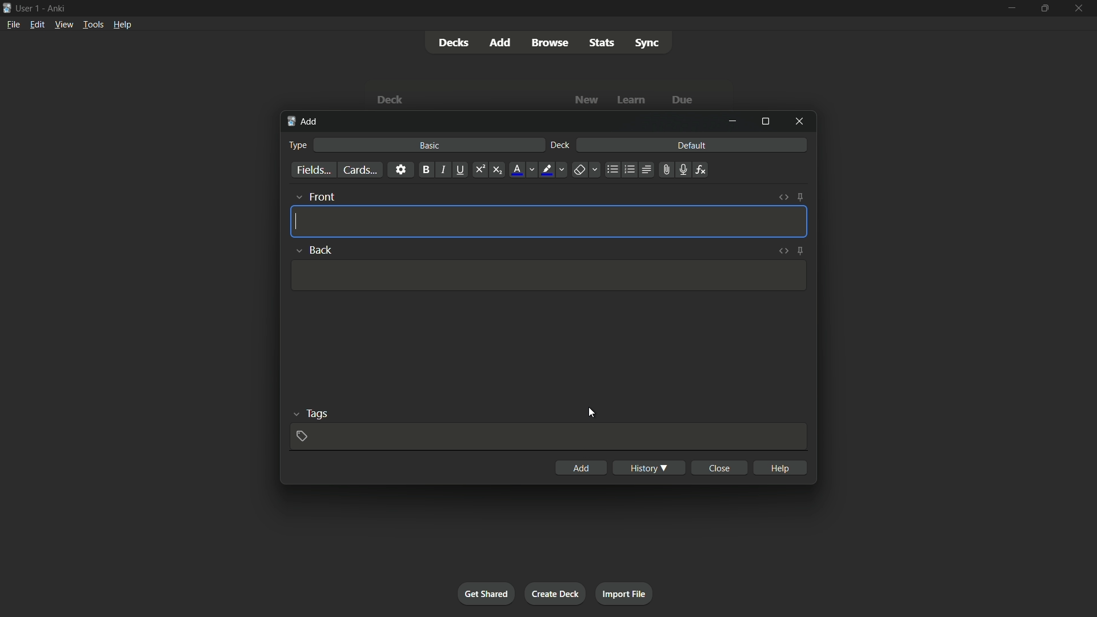 The image size is (1097, 617). What do you see at coordinates (549, 42) in the screenshot?
I see `browse` at bounding box center [549, 42].